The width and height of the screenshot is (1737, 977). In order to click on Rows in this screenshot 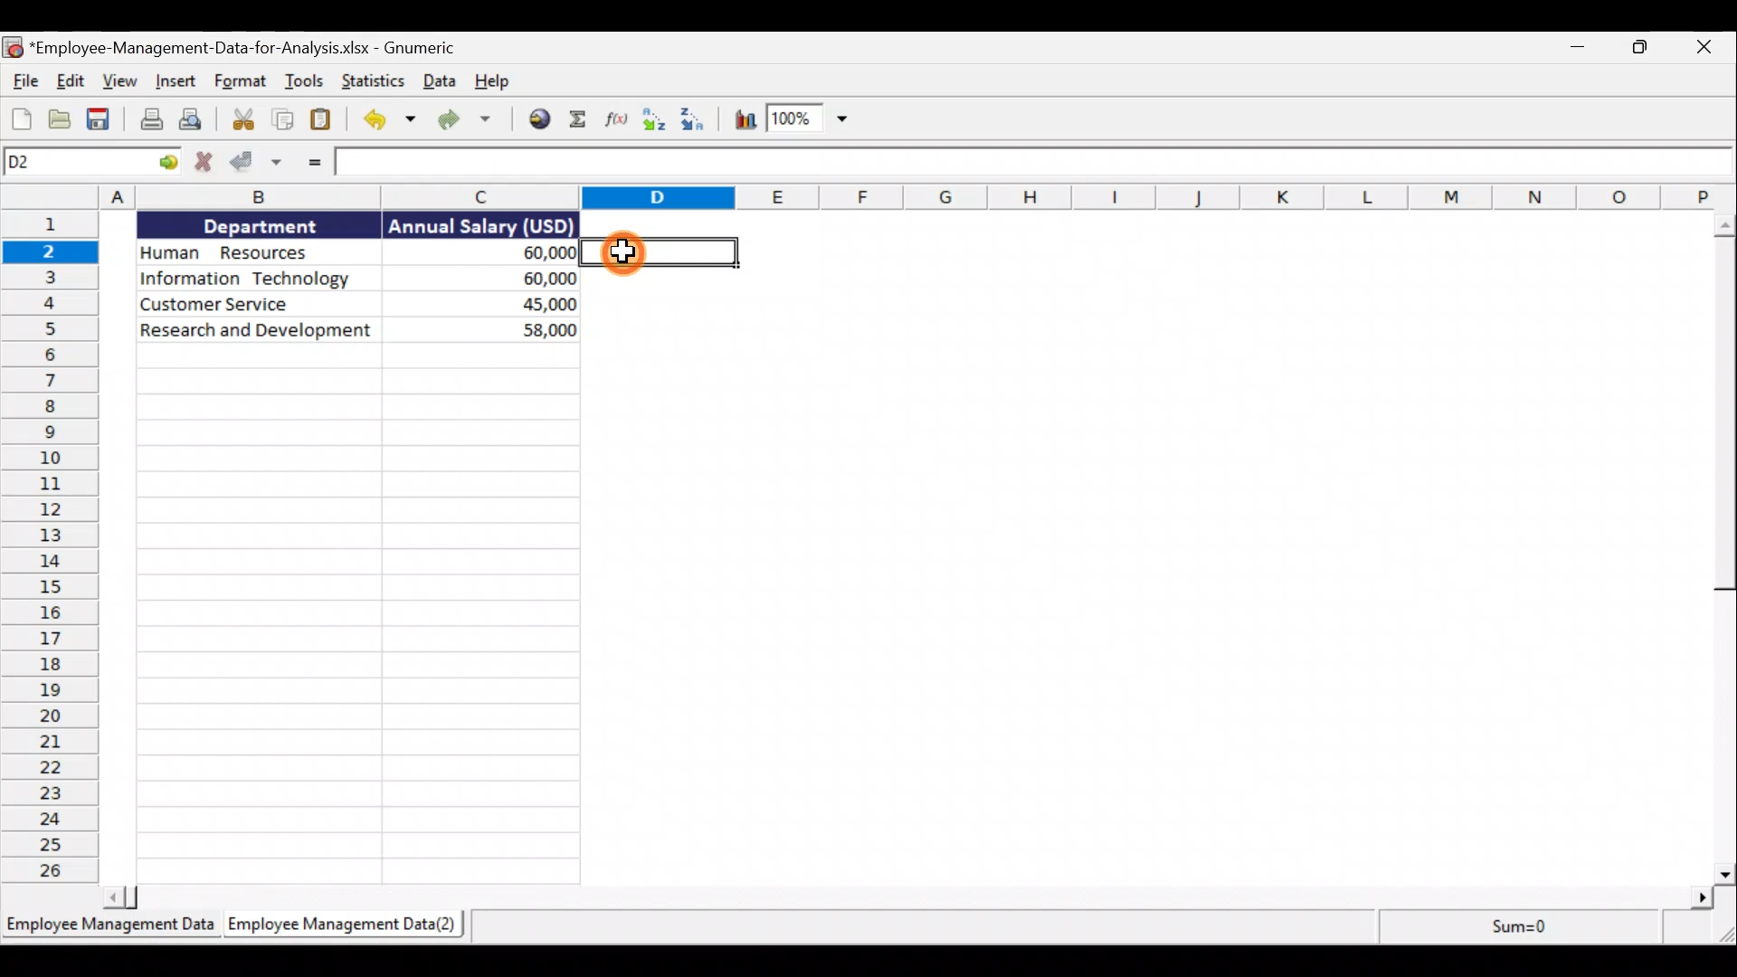, I will do `click(49, 547)`.